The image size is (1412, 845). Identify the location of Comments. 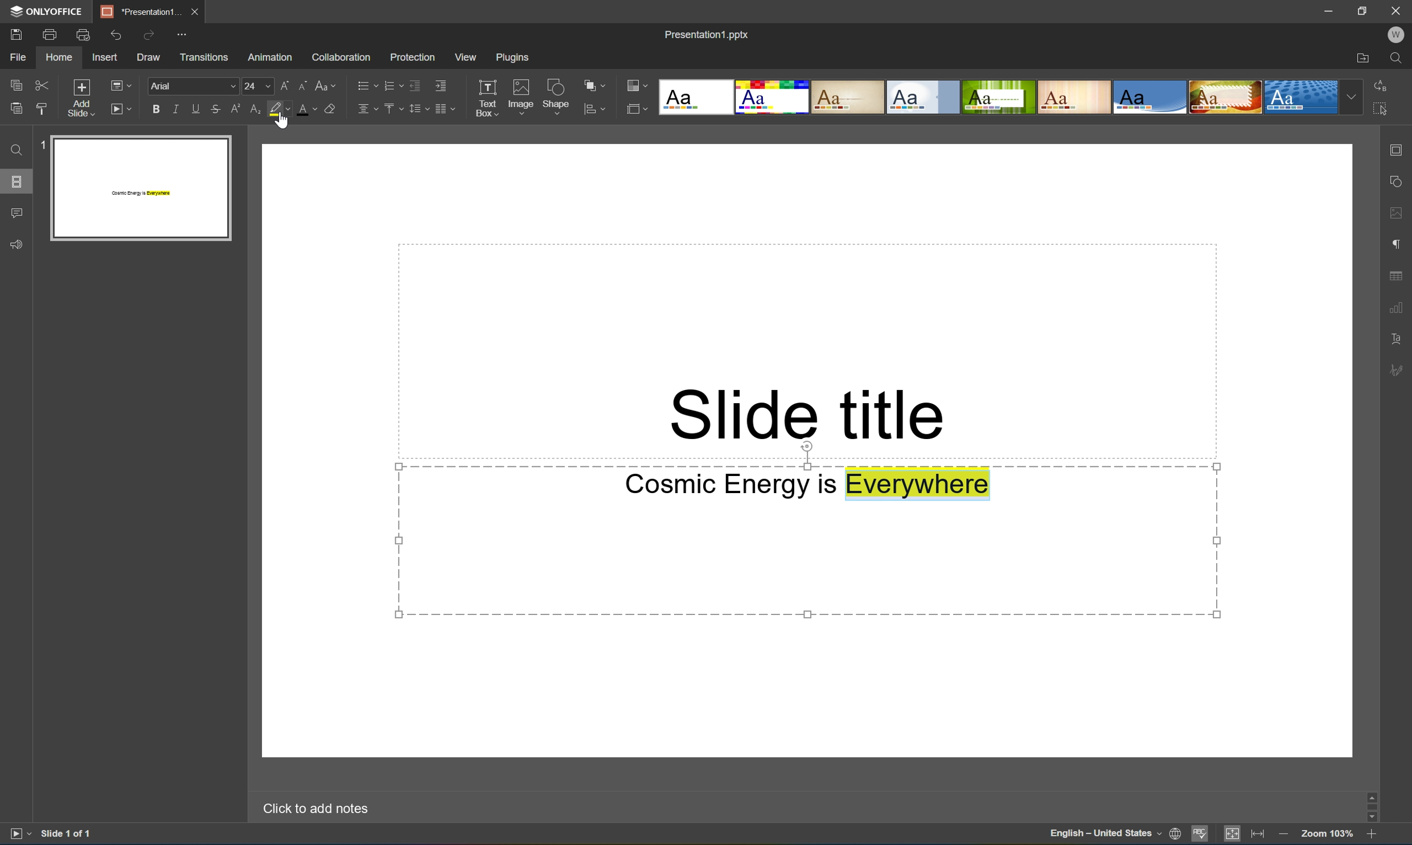
(16, 212).